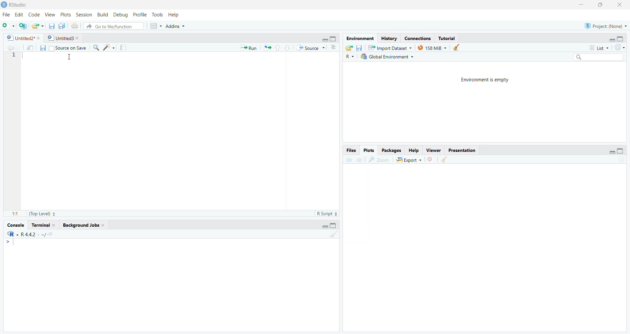 This screenshot has height=334, width=630. Describe the element at coordinates (360, 38) in the screenshot. I see `Environment` at that location.